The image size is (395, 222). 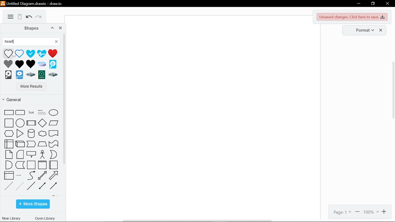 What do you see at coordinates (52, 75) in the screenshot?
I see `Hard drive` at bounding box center [52, 75].